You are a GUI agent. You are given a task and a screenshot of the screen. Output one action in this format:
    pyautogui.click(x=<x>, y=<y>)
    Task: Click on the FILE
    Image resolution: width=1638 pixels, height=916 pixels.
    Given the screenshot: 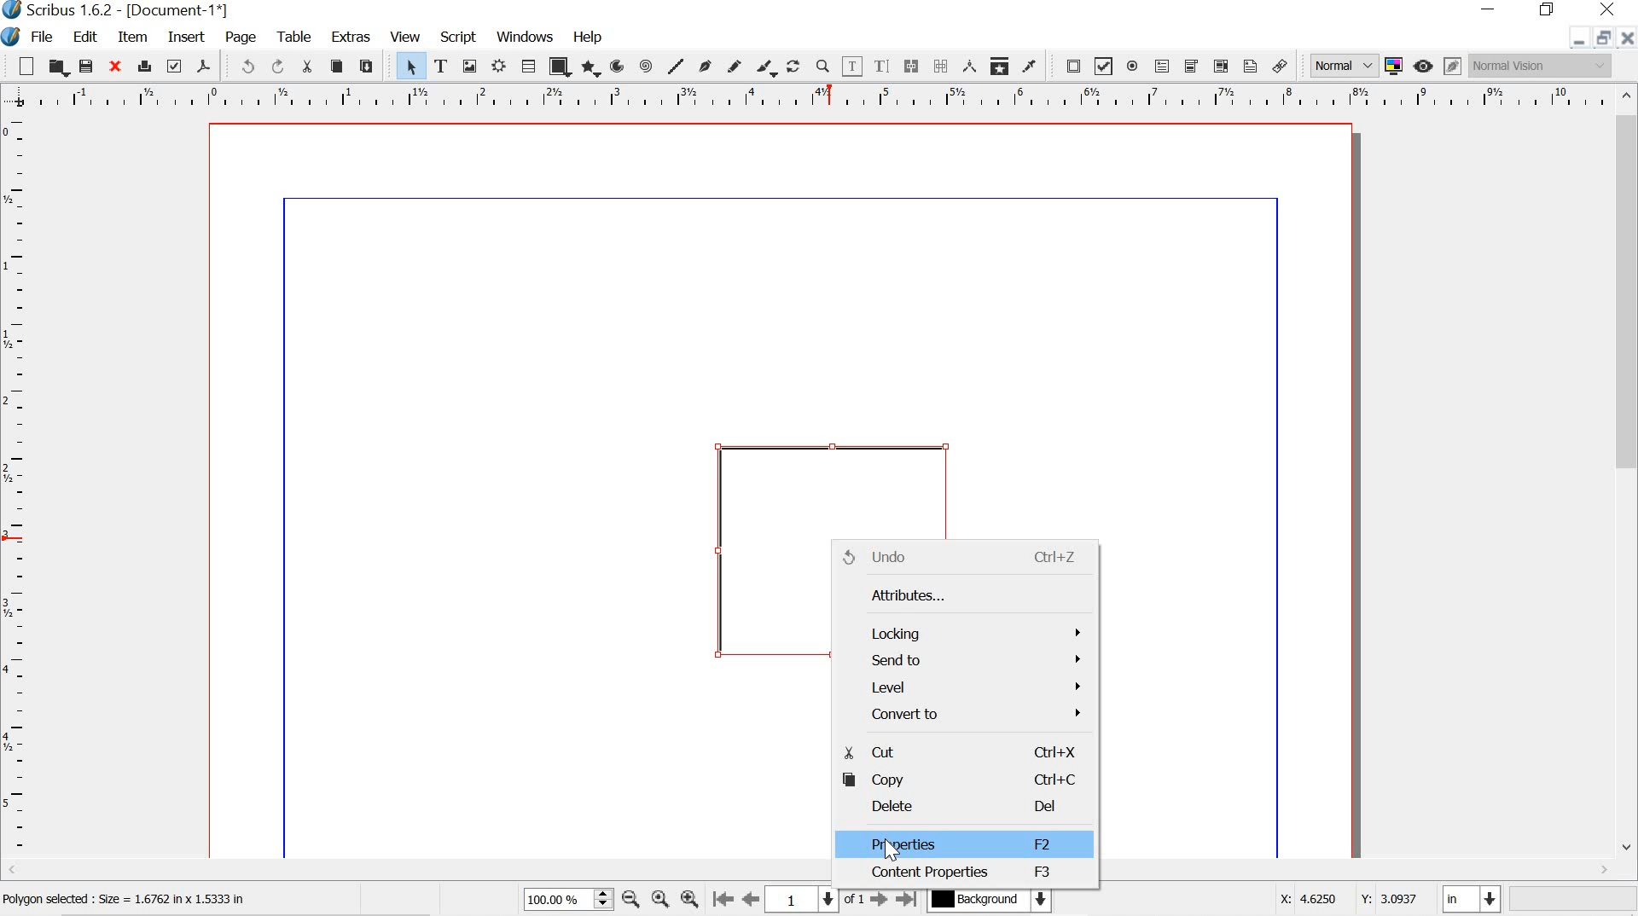 What is the action you would take?
    pyautogui.click(x=45, y=37)
    